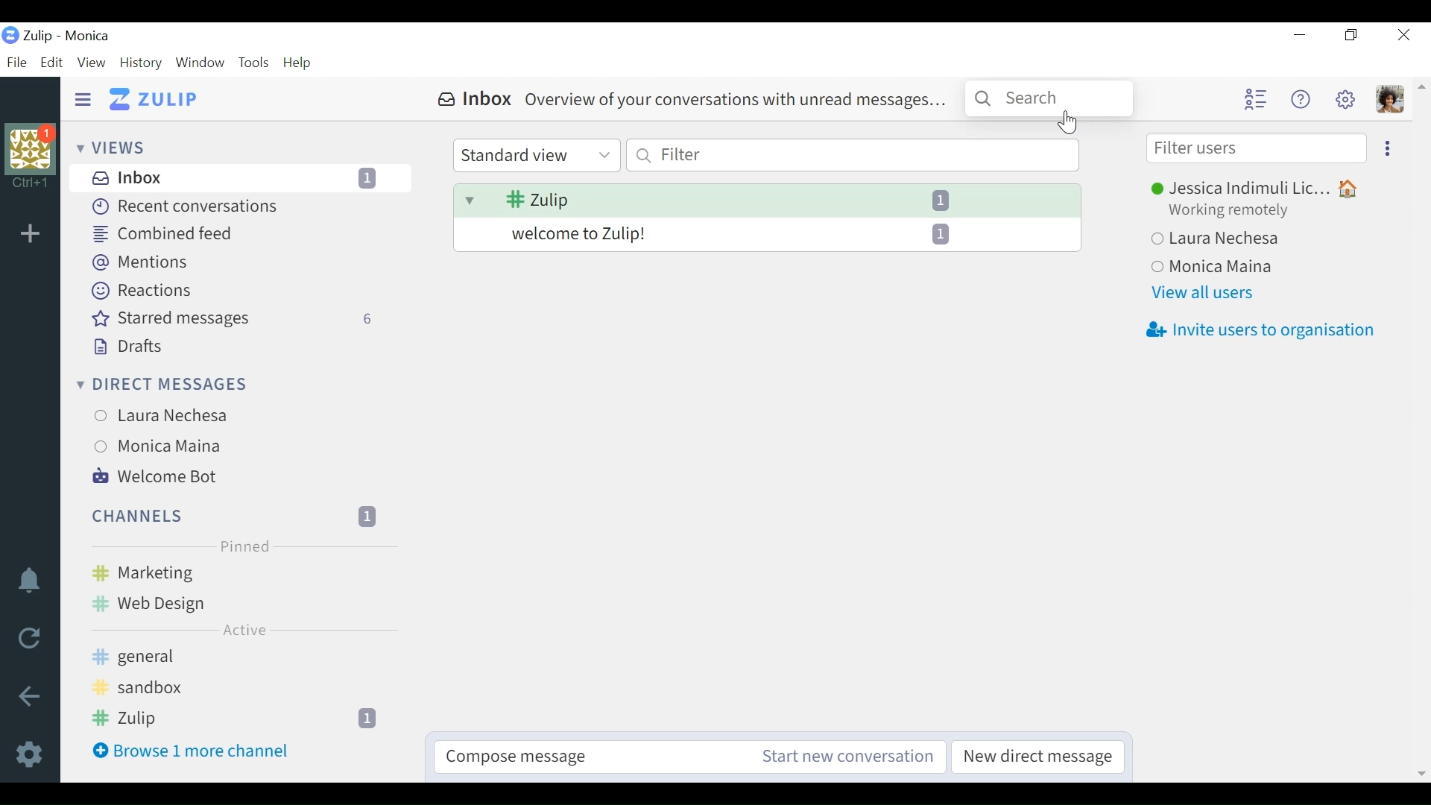 This screenshot has height=805, width=1431. I want to click on minimize, so click(1298, 34).